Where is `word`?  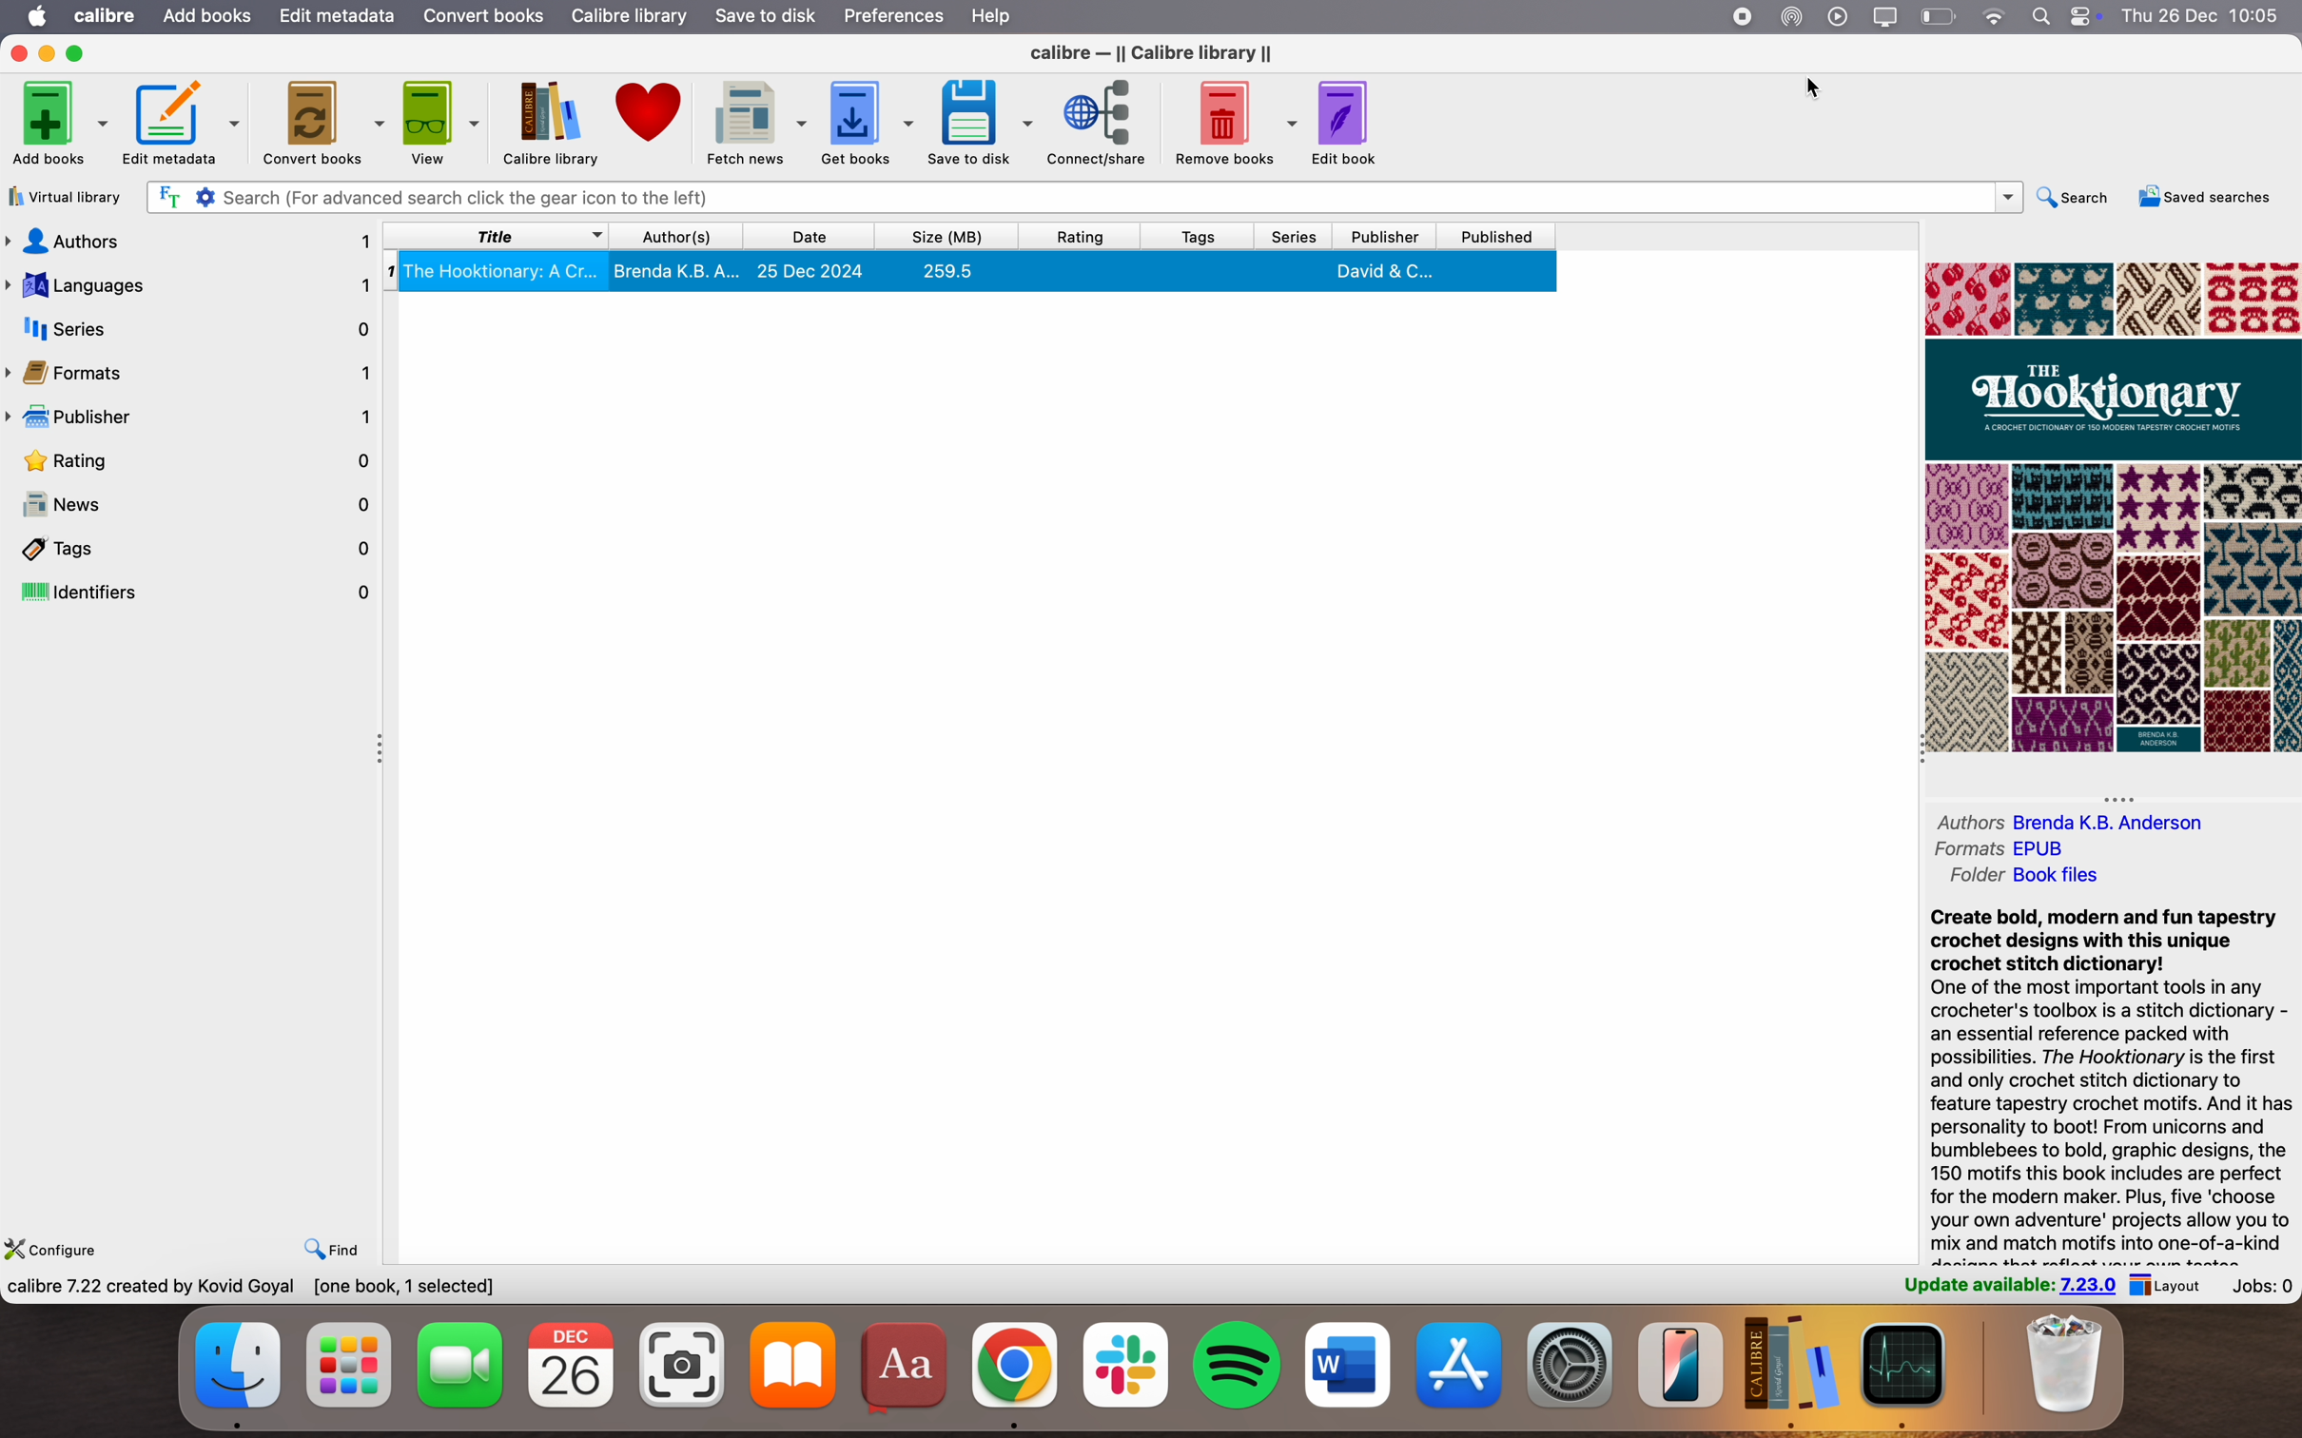
word is located at coordinates (1345, 1357).